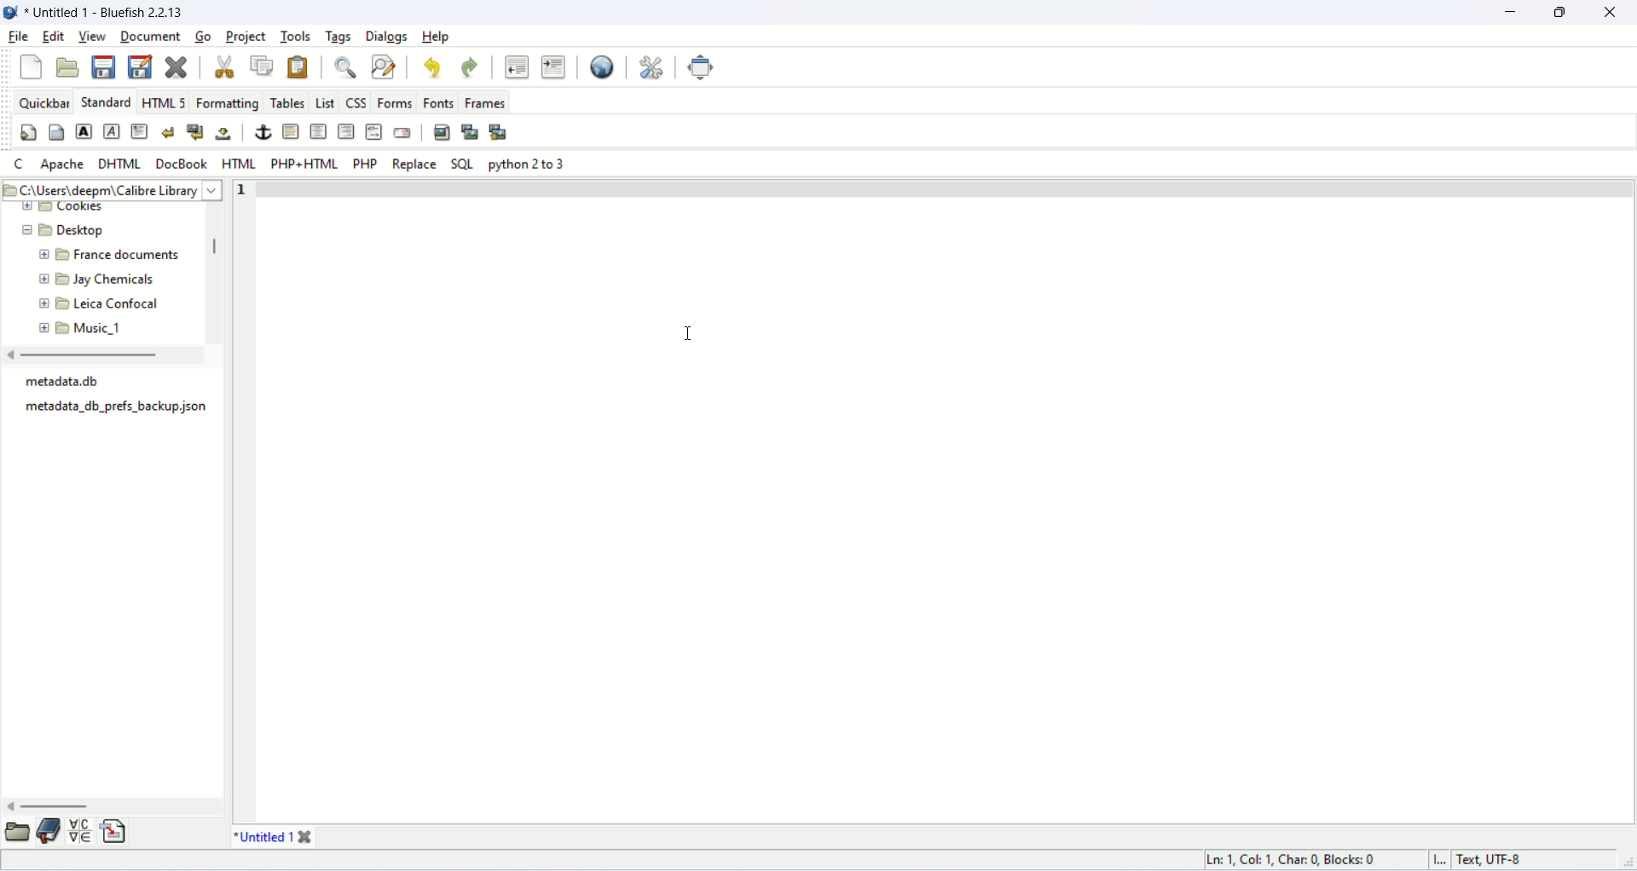  What do you see at coordinates (1518, 13) in the screenshot?
I see `minimize` at bounding box center [1518, 13].